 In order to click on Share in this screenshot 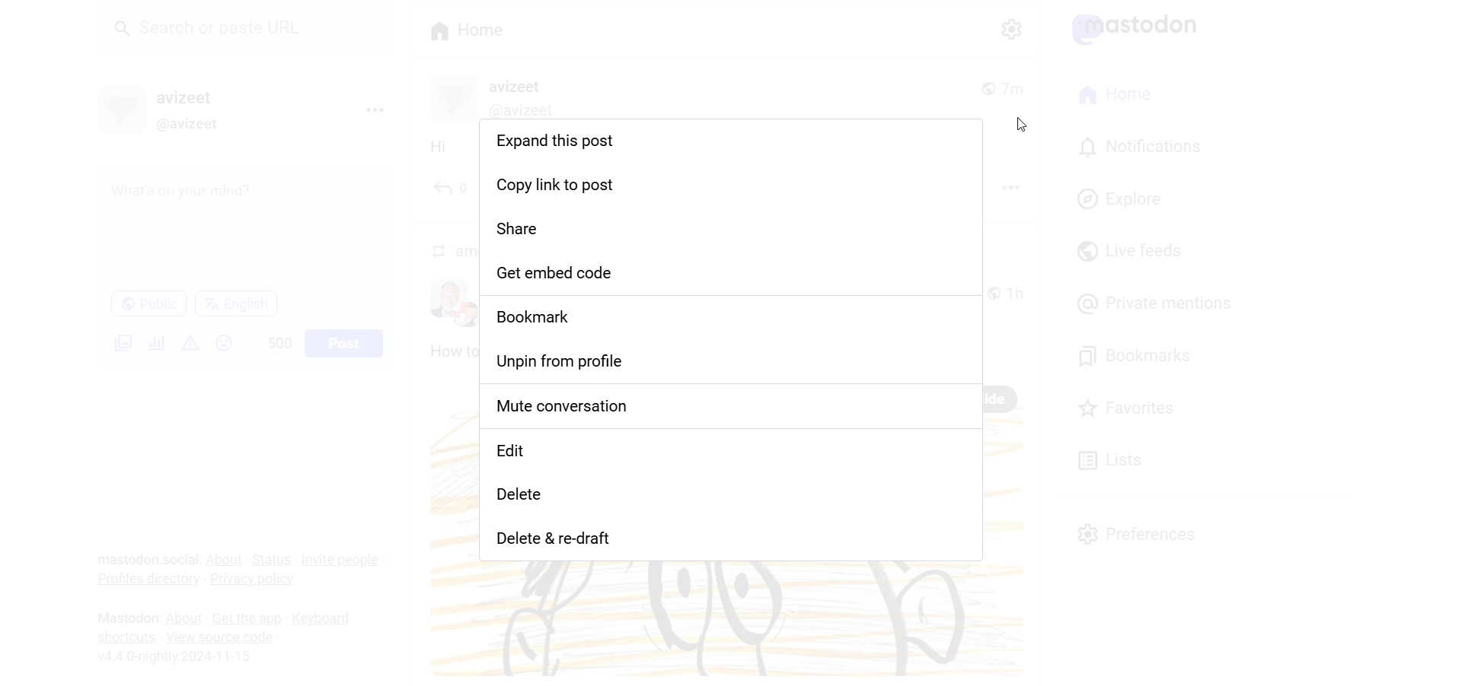, I will do `click(732, 228)`.